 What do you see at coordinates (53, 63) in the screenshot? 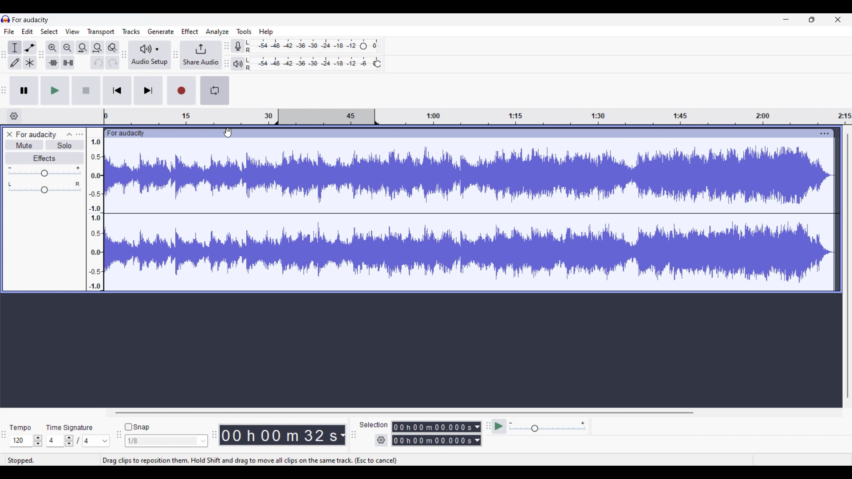
I see `Trim audio outside selection` at bounding box center [53, 63].